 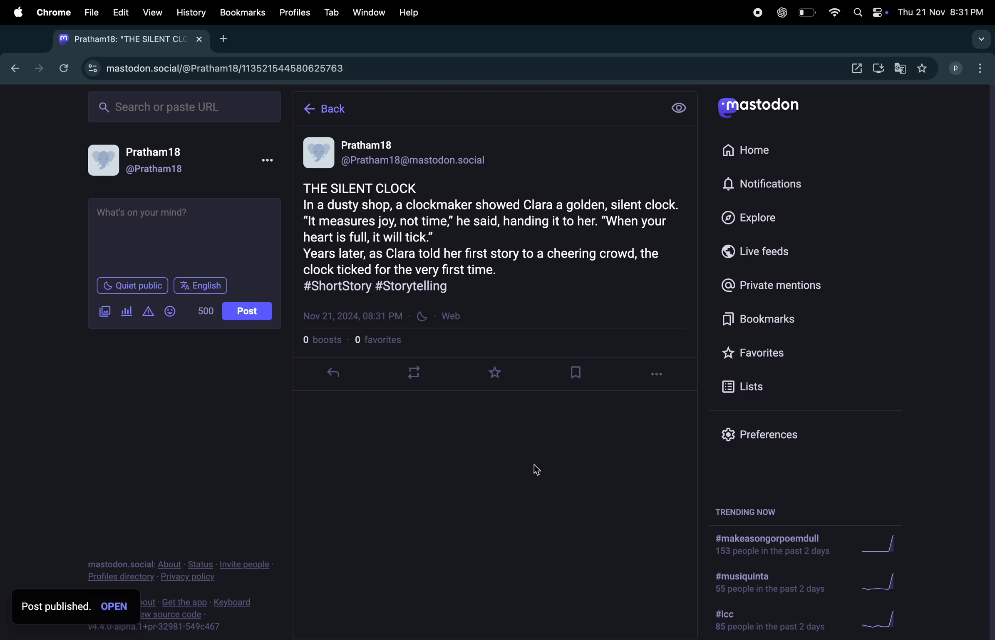 What do you see at coordinates (198, 39) in the screenshot?
I see `close` at bounding box center [198, 39].